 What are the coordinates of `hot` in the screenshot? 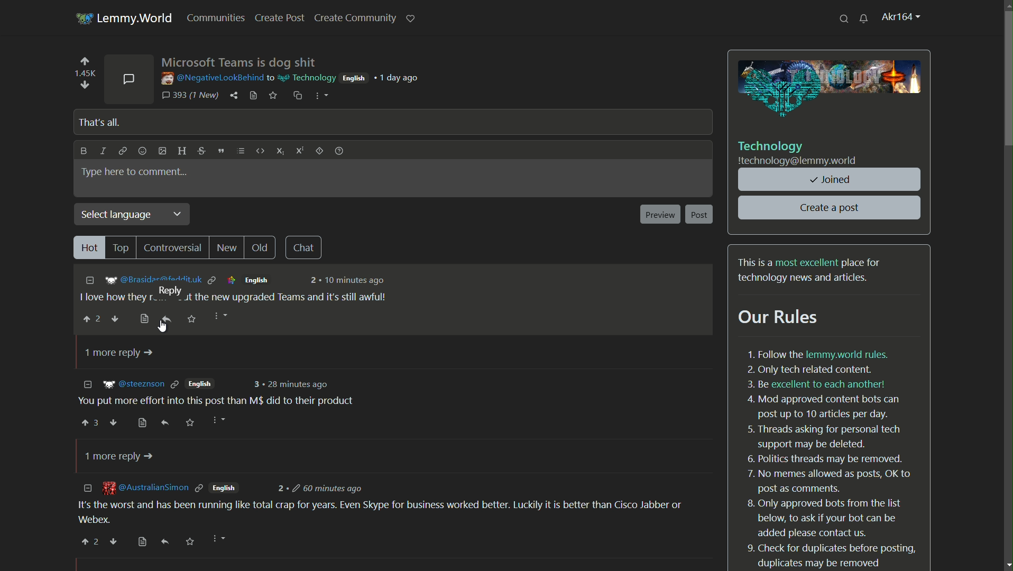 It's located at (88, 247).